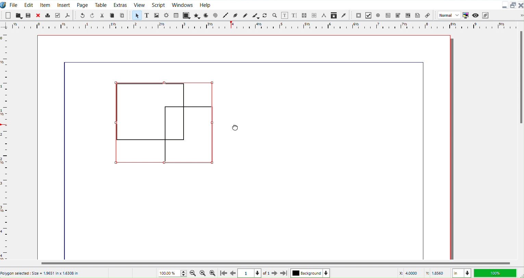 The width and height of the screenshot is (524, 278). Describe the element at coordinates (203, 273) in the screenshot. I see `Zoom to 100%` at that location.